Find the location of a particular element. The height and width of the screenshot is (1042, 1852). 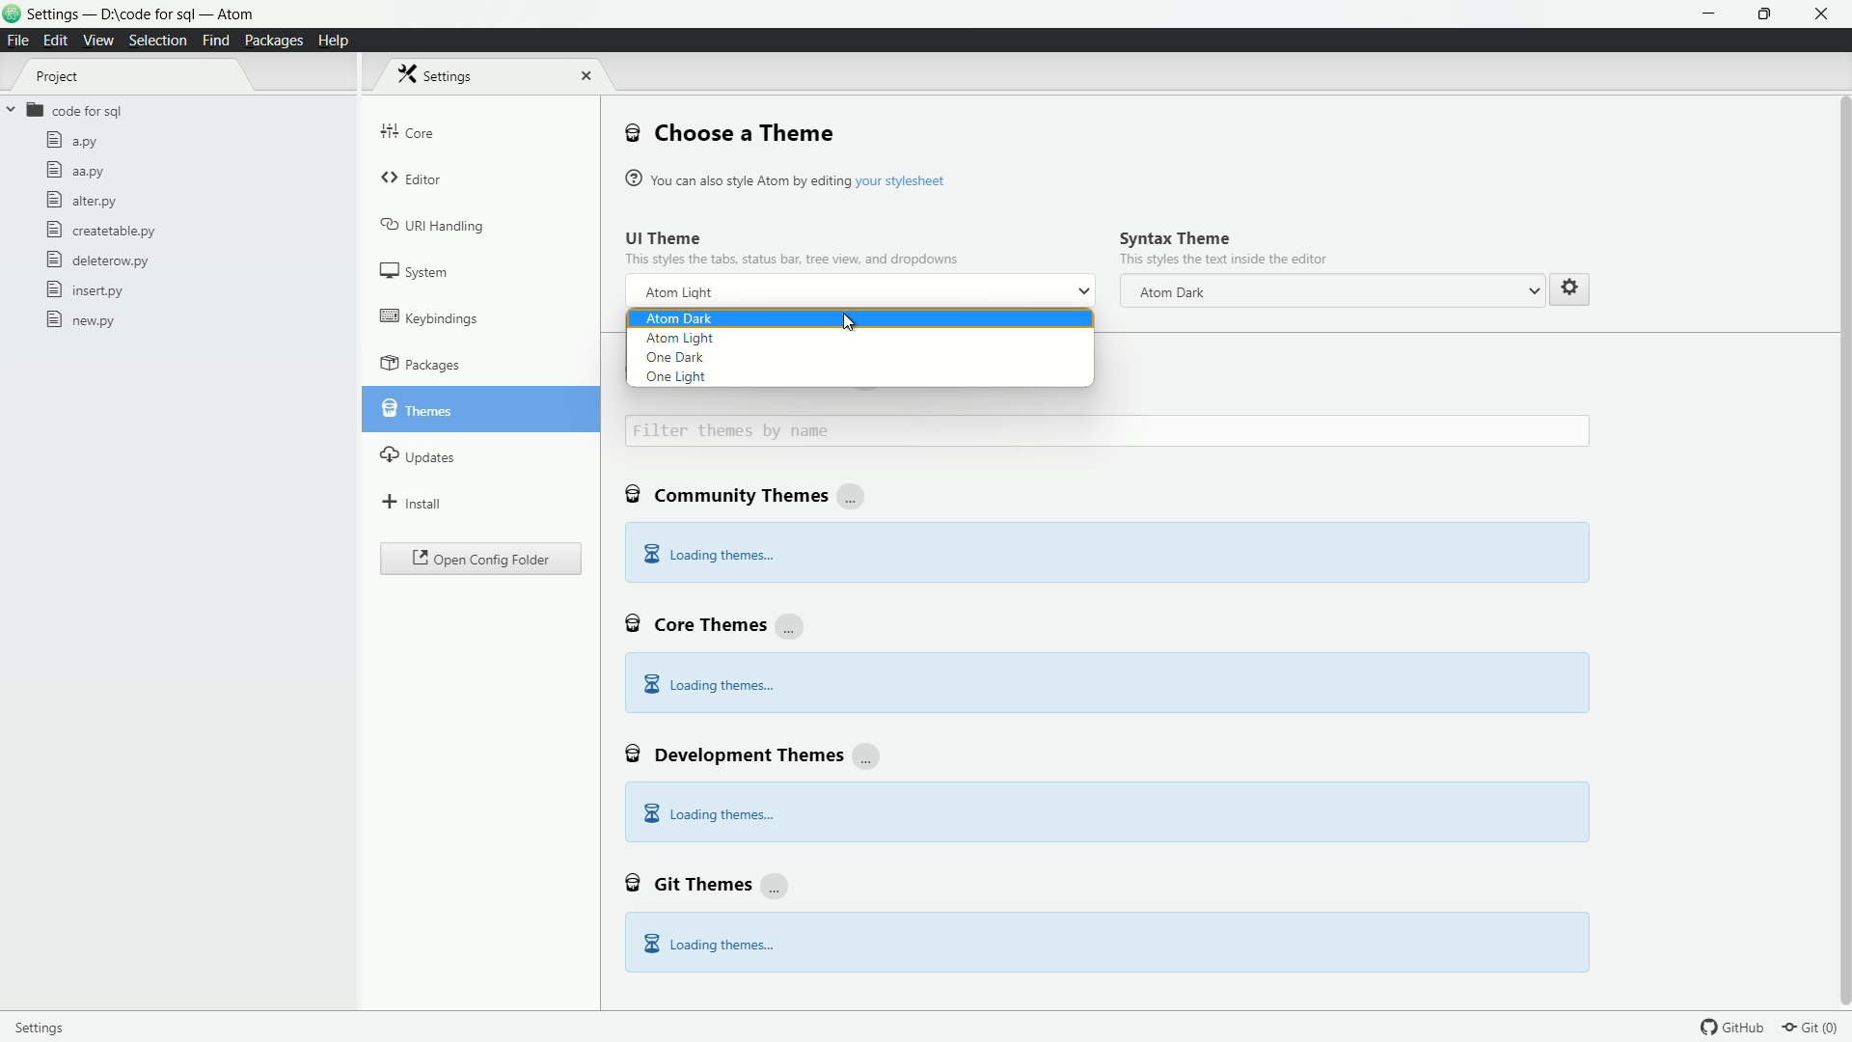

system is located at coordinates (416, 271).